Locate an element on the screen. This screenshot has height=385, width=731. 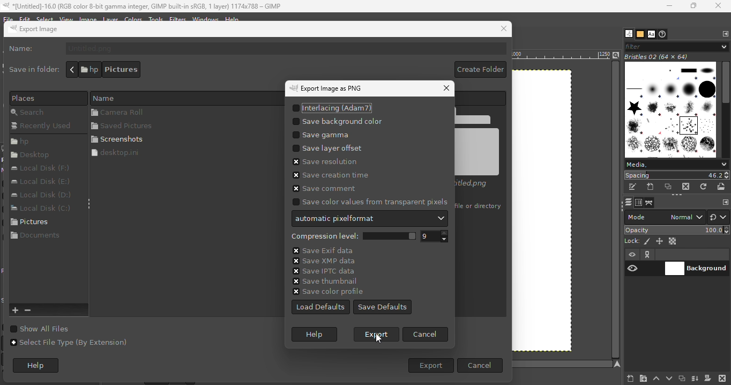
Pictures is located at coordinates (37, 224).